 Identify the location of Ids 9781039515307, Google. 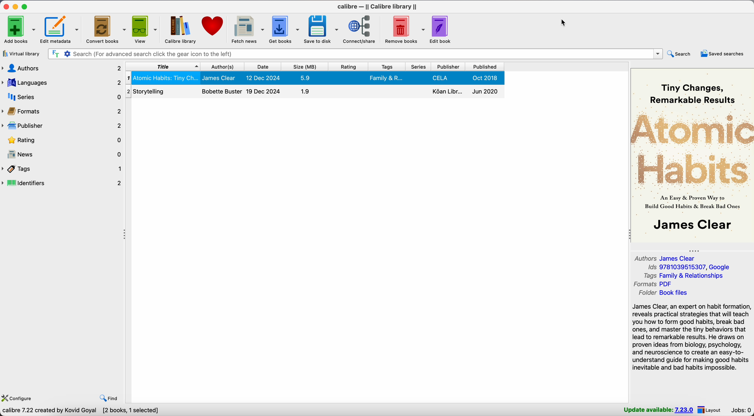
(690, 267).